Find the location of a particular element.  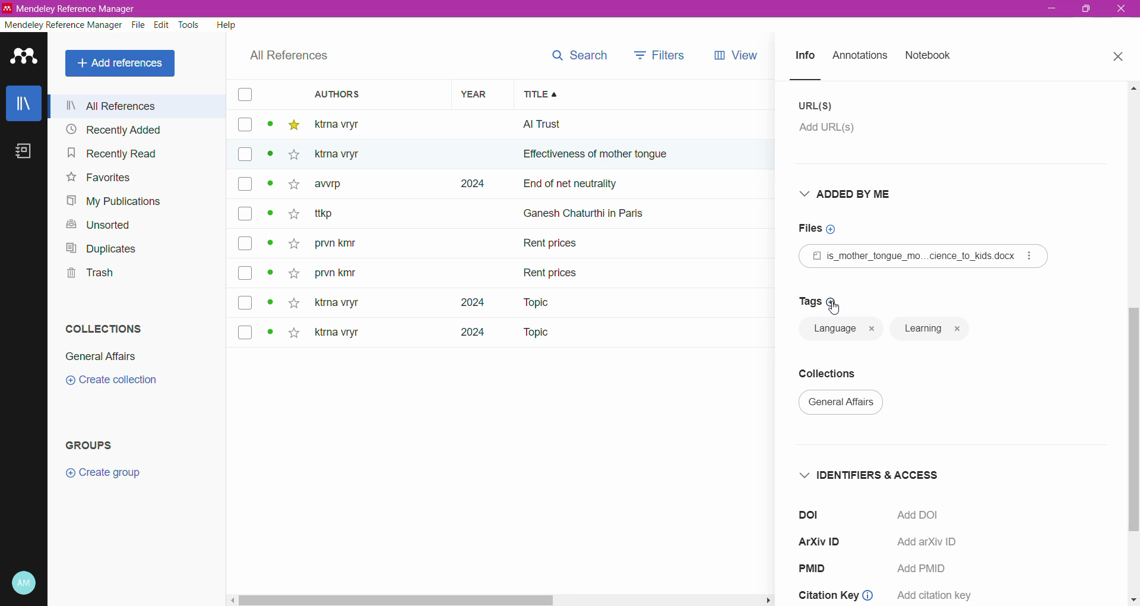

Last sync is located at coordinates (23, 536).